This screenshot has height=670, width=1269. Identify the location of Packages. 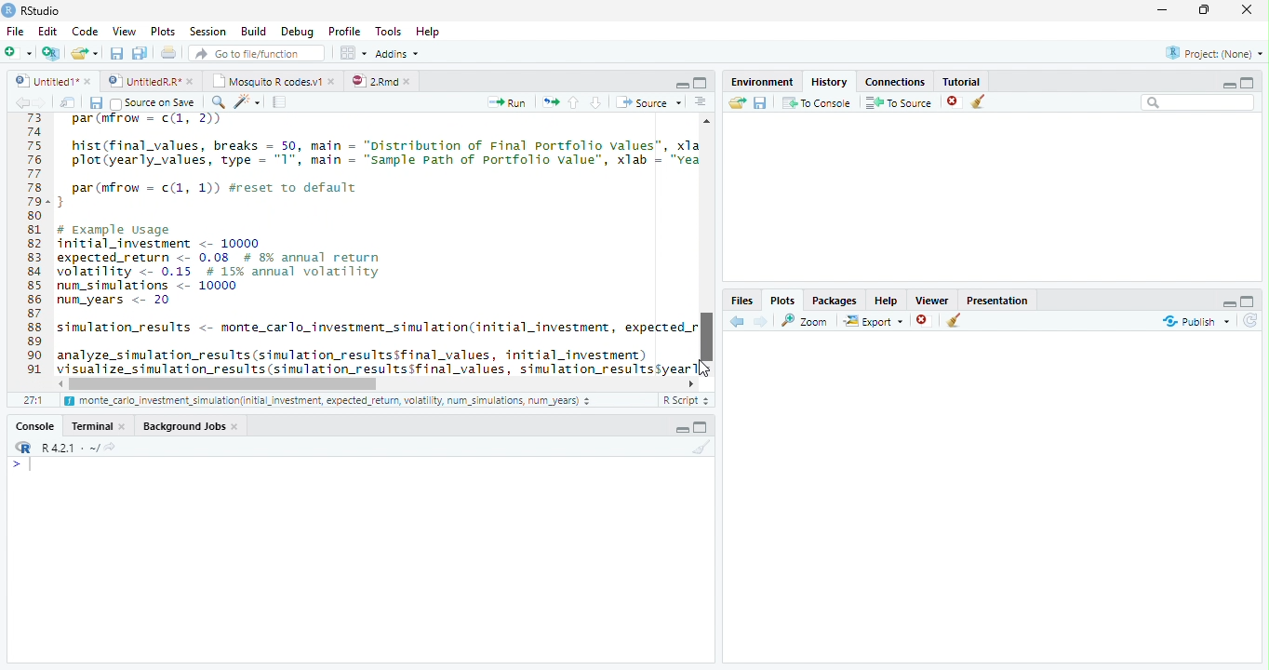
(834, 299).